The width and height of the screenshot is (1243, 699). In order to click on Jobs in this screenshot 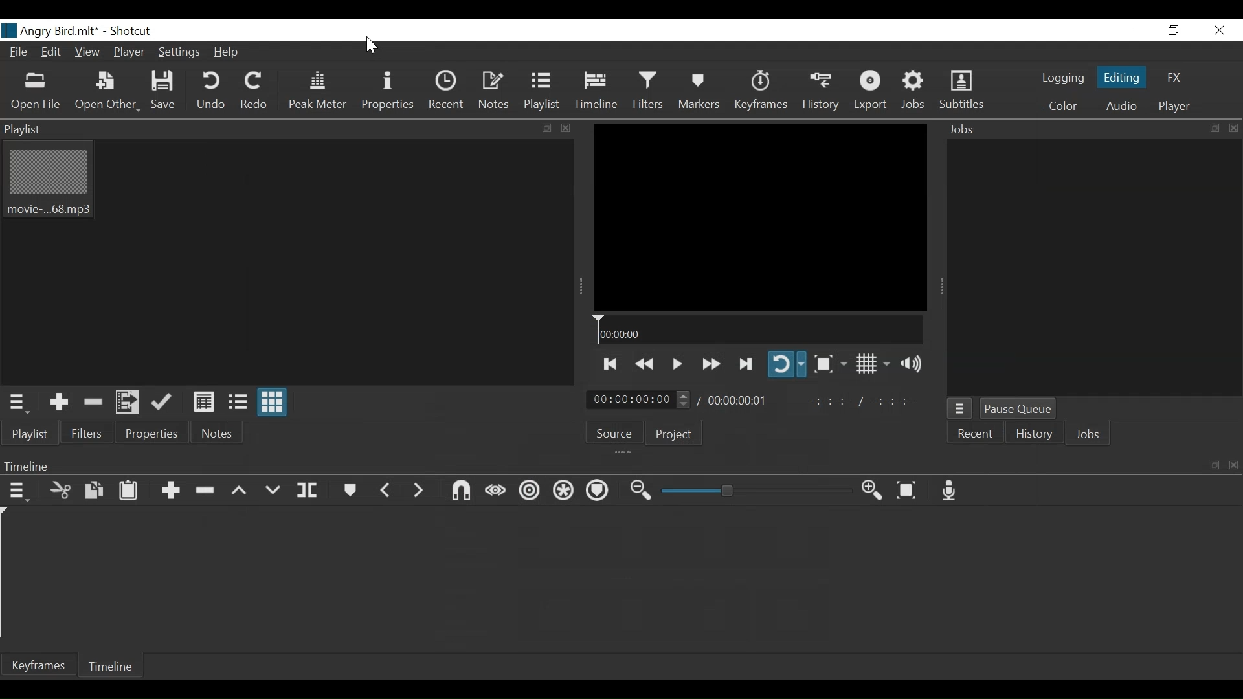, I will do `click(915, 92)`.